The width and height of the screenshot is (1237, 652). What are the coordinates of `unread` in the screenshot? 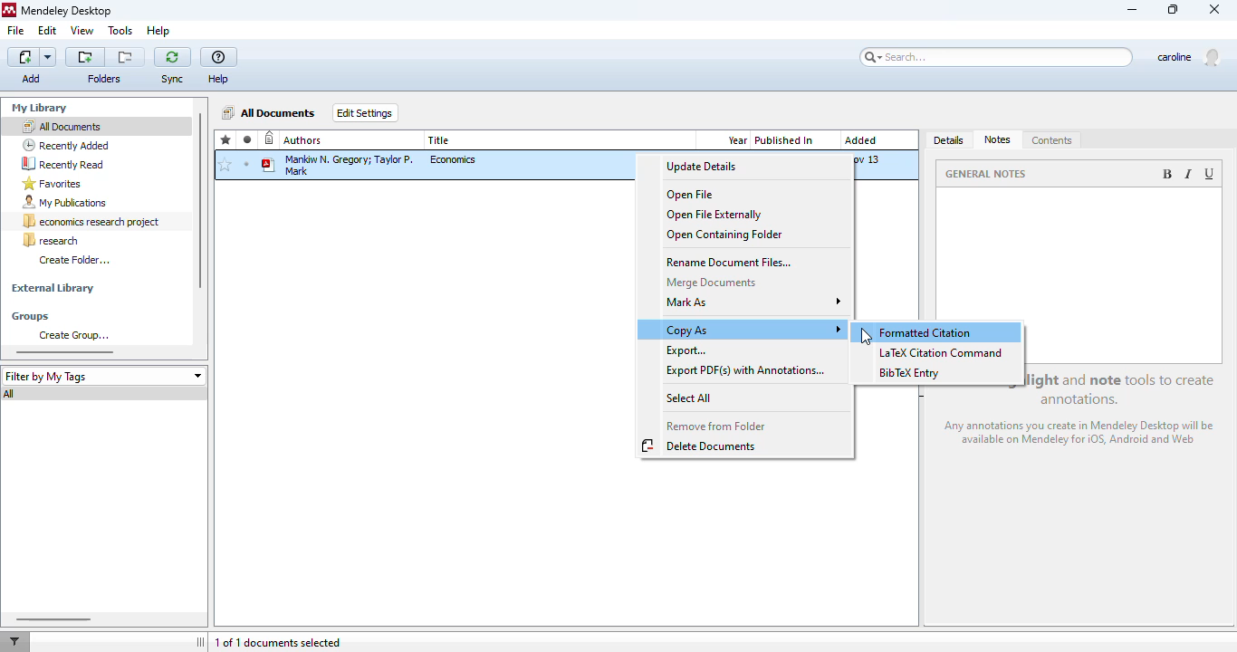 It's located at (246, 164).